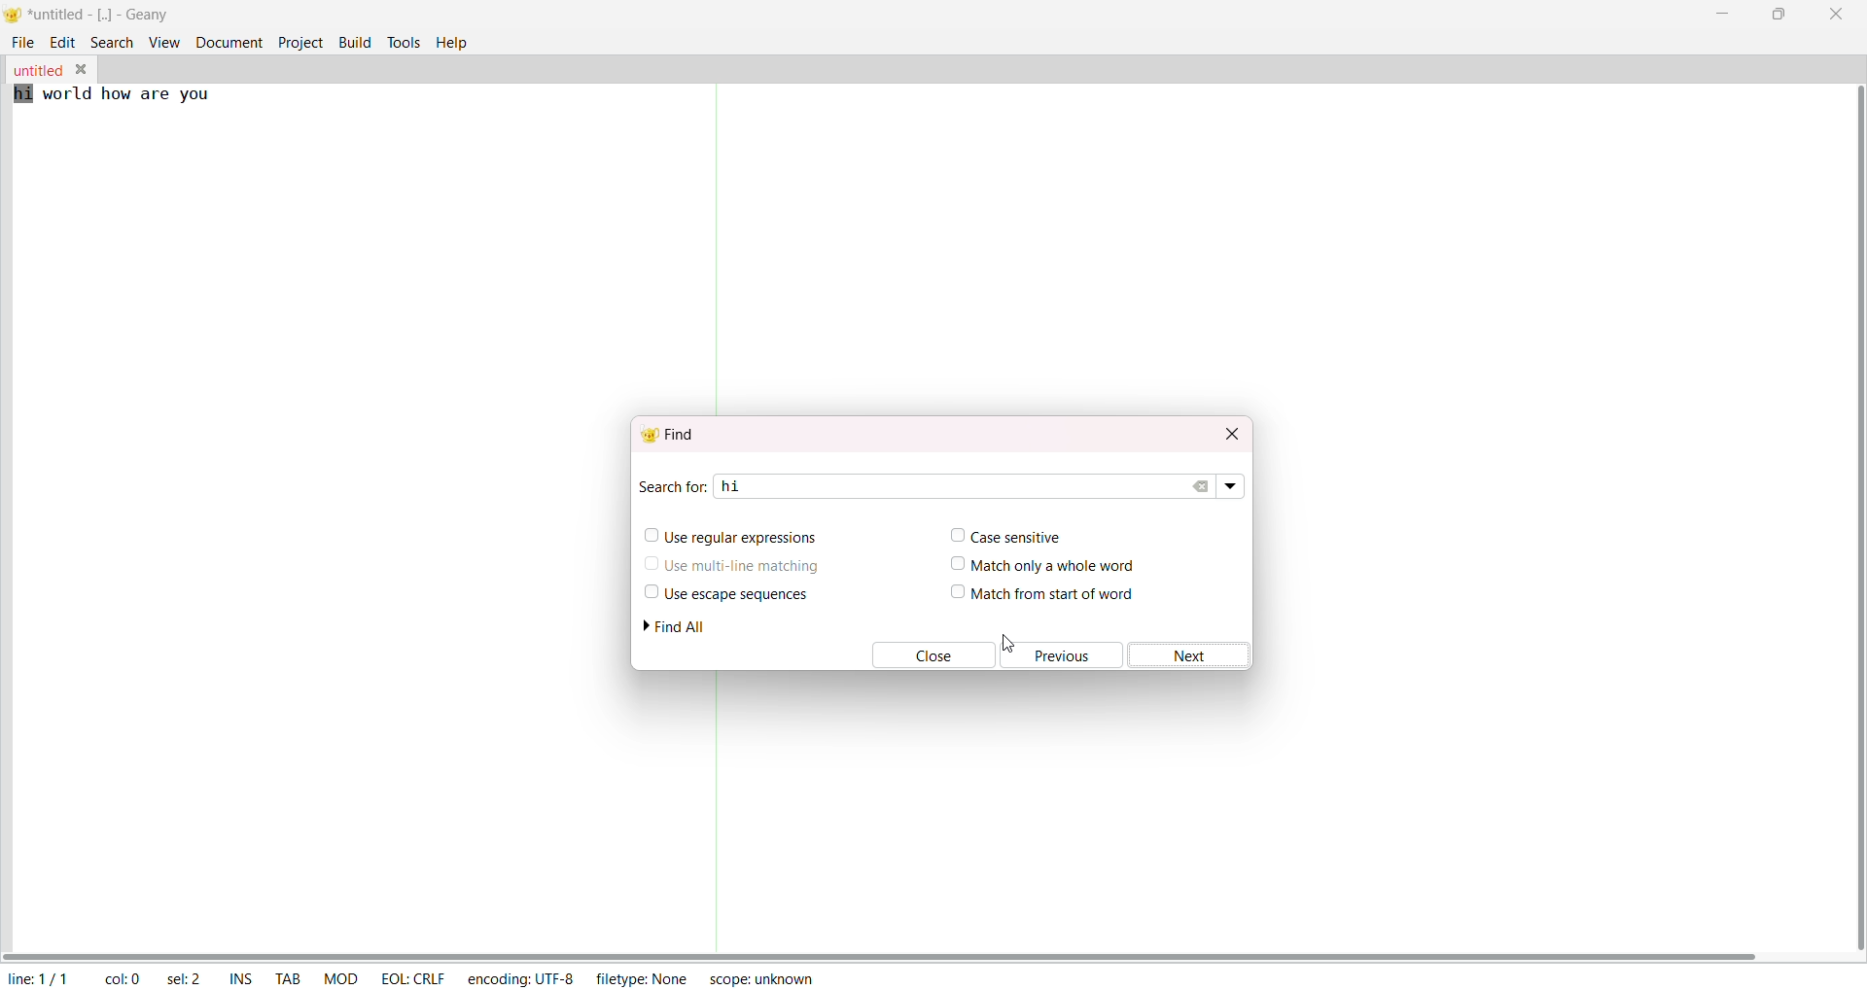 The width and height of the screenshot is (1867, 990). I want to click on separator, so click(722, 249).